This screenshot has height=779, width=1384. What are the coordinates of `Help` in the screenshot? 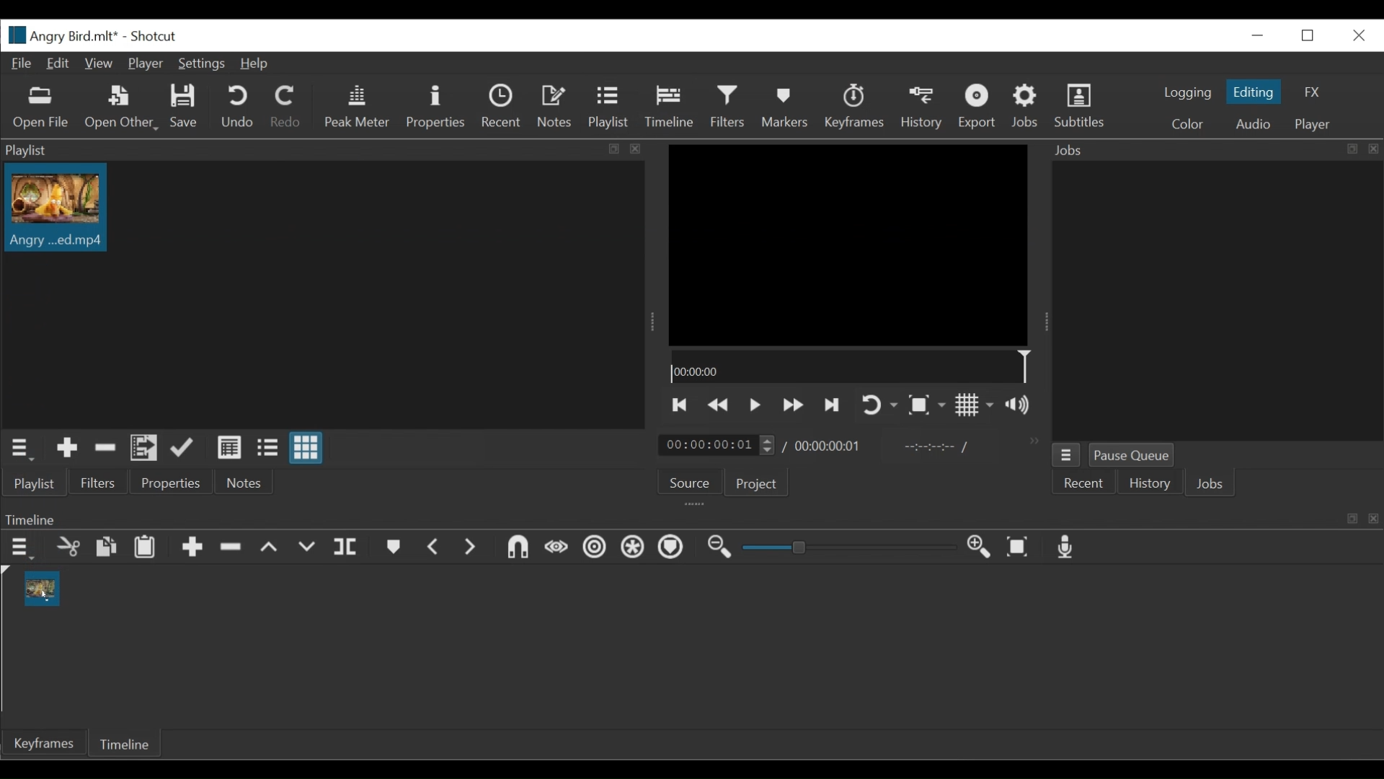 It's located at (256, 63).